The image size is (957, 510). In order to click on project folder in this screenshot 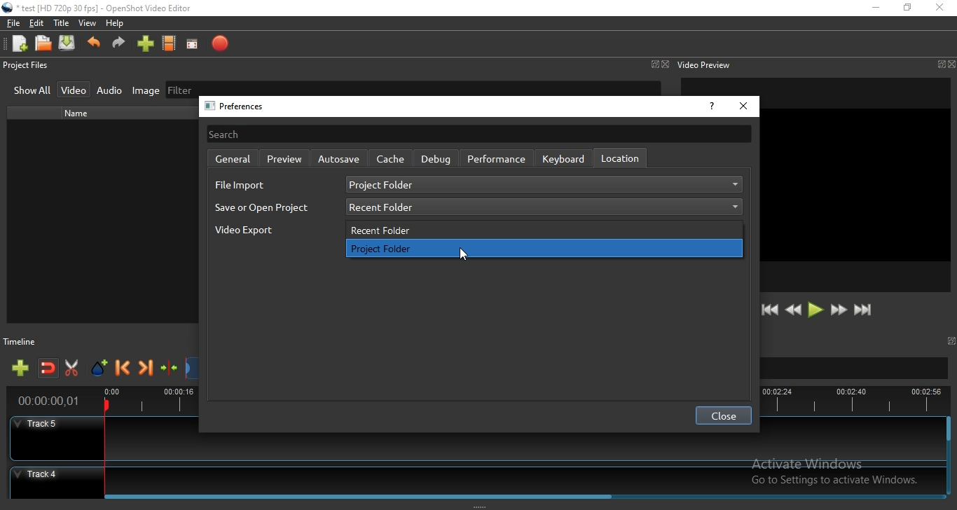, I will do `click(544, 249)`.